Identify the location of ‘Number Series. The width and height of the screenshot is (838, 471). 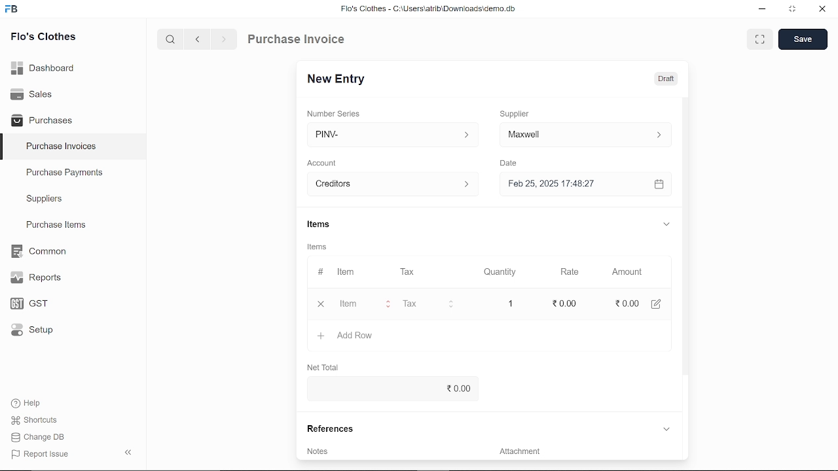
(338, 113).